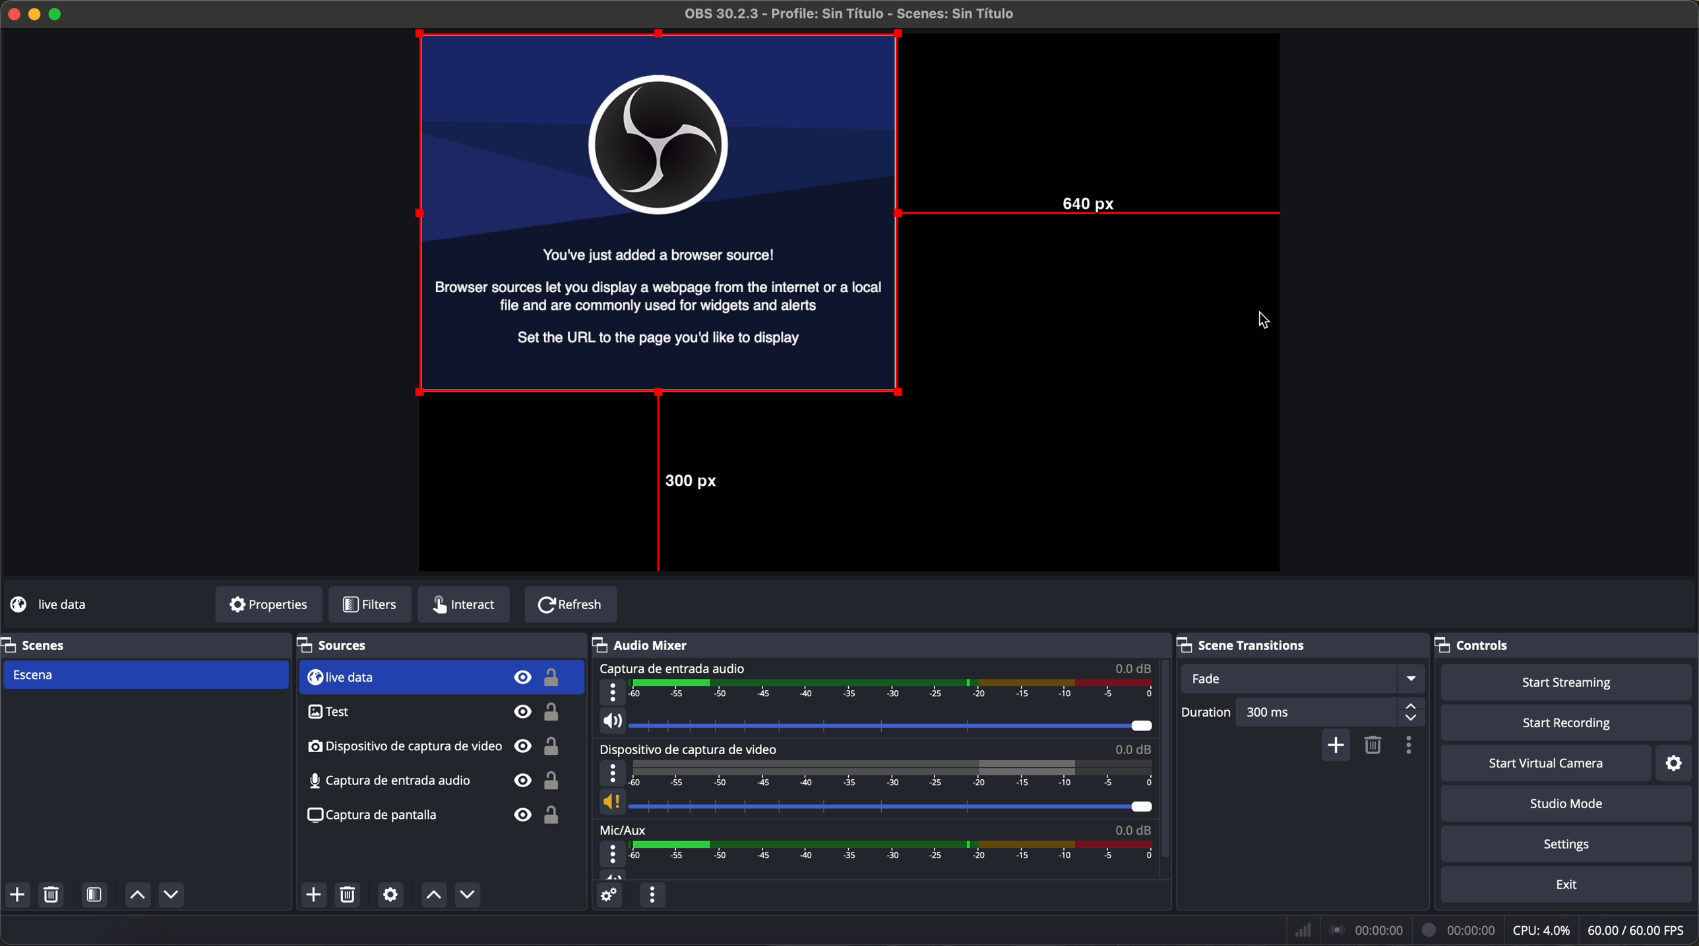  Describe the element at coordinates (895, 859) in the screenshot. I see `timeline` at that location.